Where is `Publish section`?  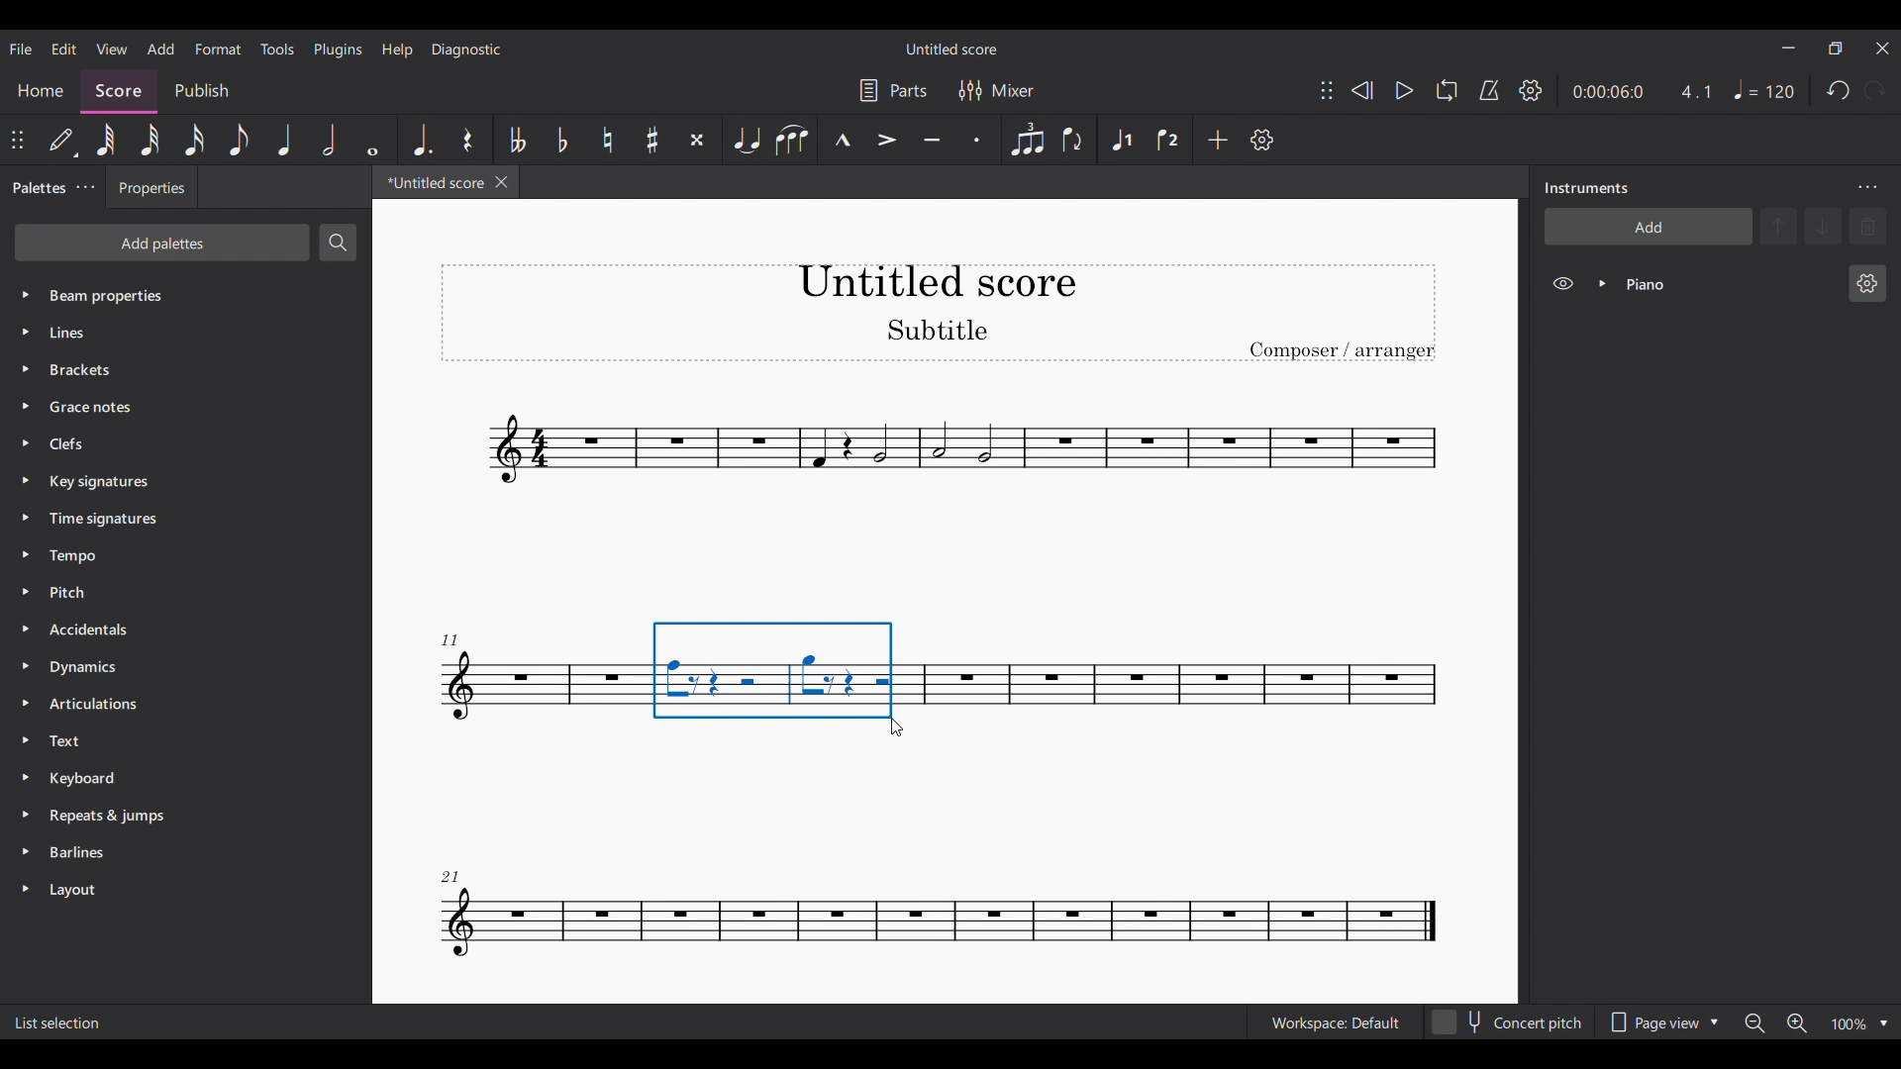 Publish section is located at coordinates (201, 87).